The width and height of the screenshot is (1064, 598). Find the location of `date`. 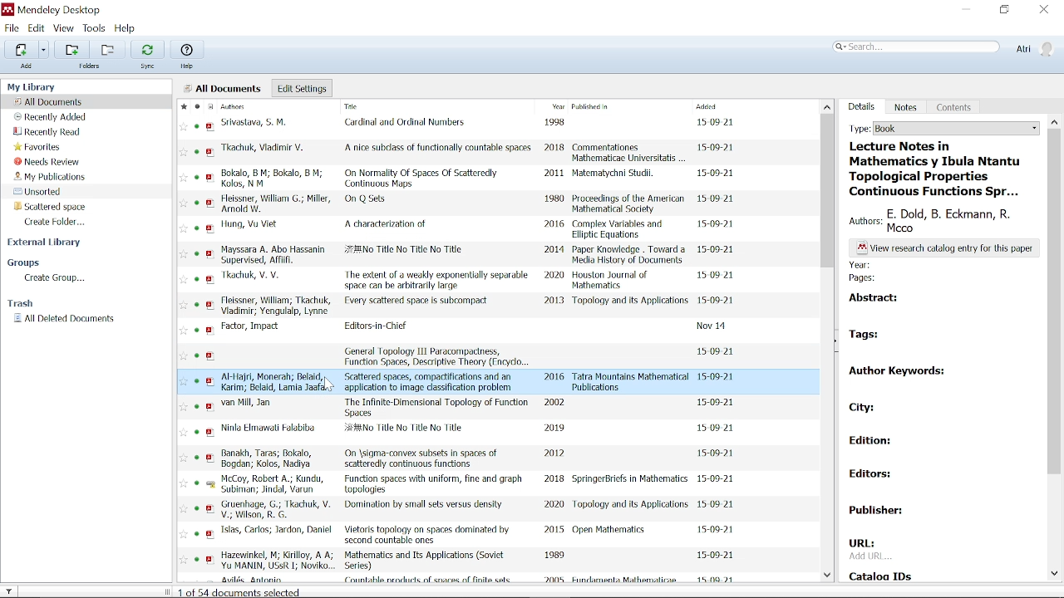

date is located at coordinates (718, 301).